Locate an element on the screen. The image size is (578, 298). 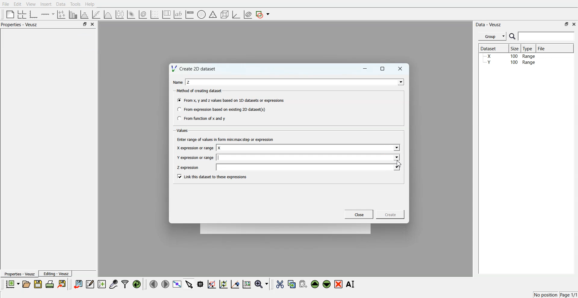
Export to graphic format is located at coordinates (62, 284).